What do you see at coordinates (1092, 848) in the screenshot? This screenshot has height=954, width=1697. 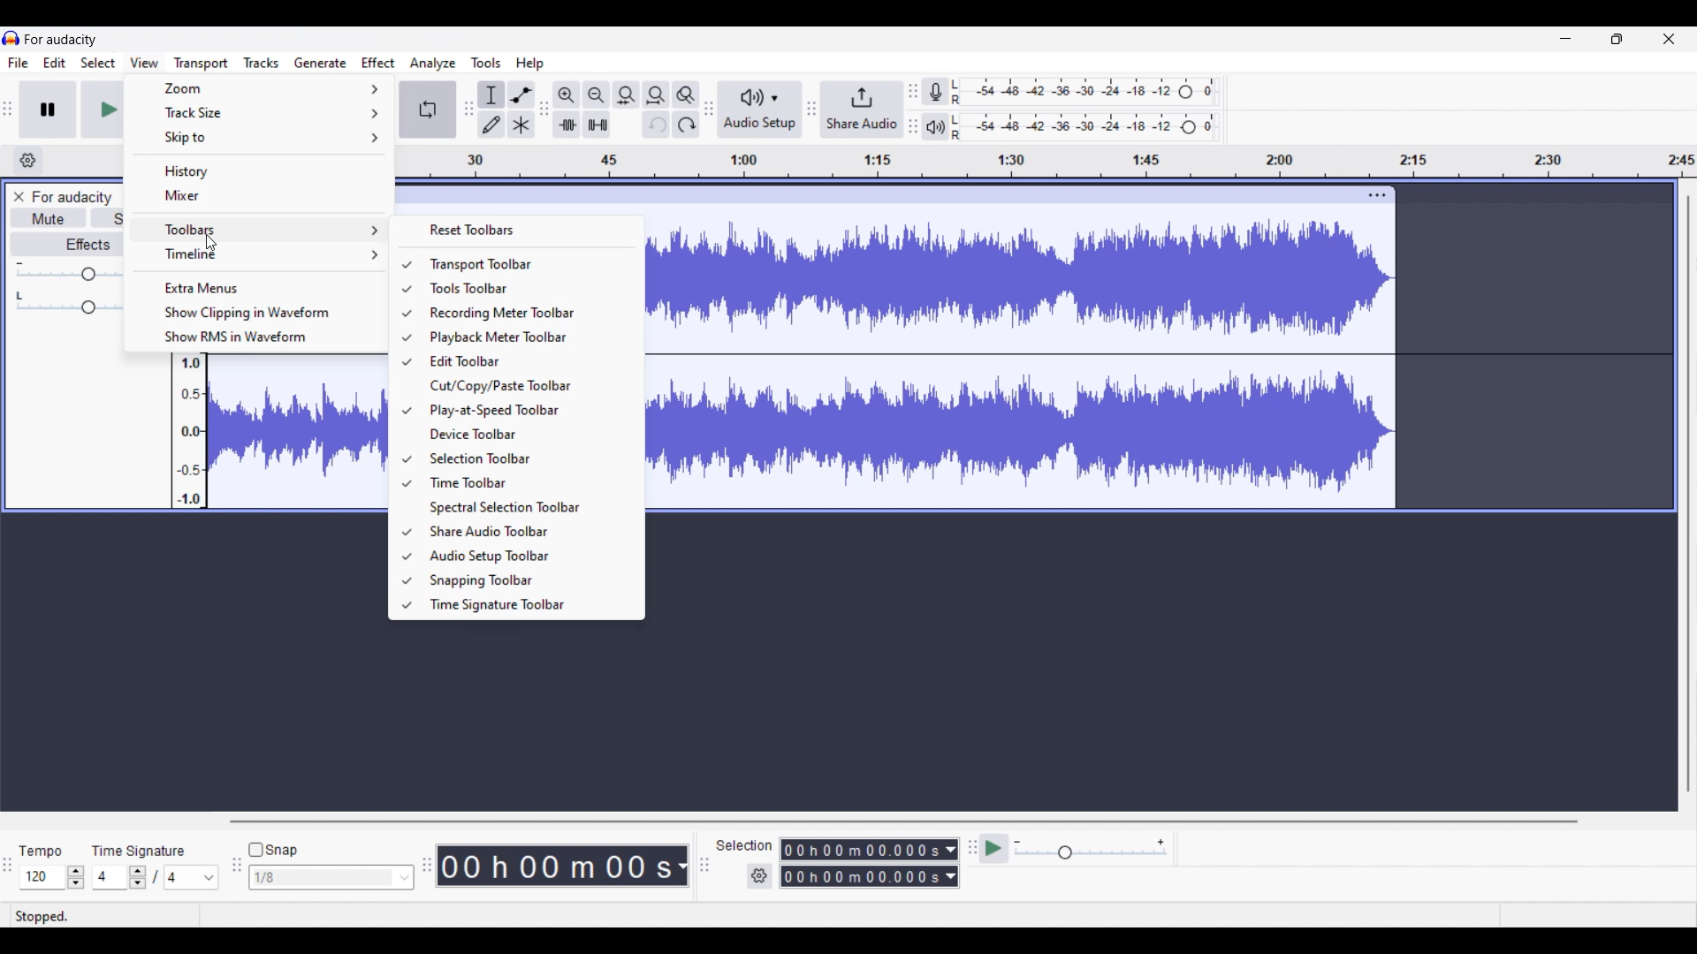 I see `Playback speed settings` at bounding box center [1092, 848].